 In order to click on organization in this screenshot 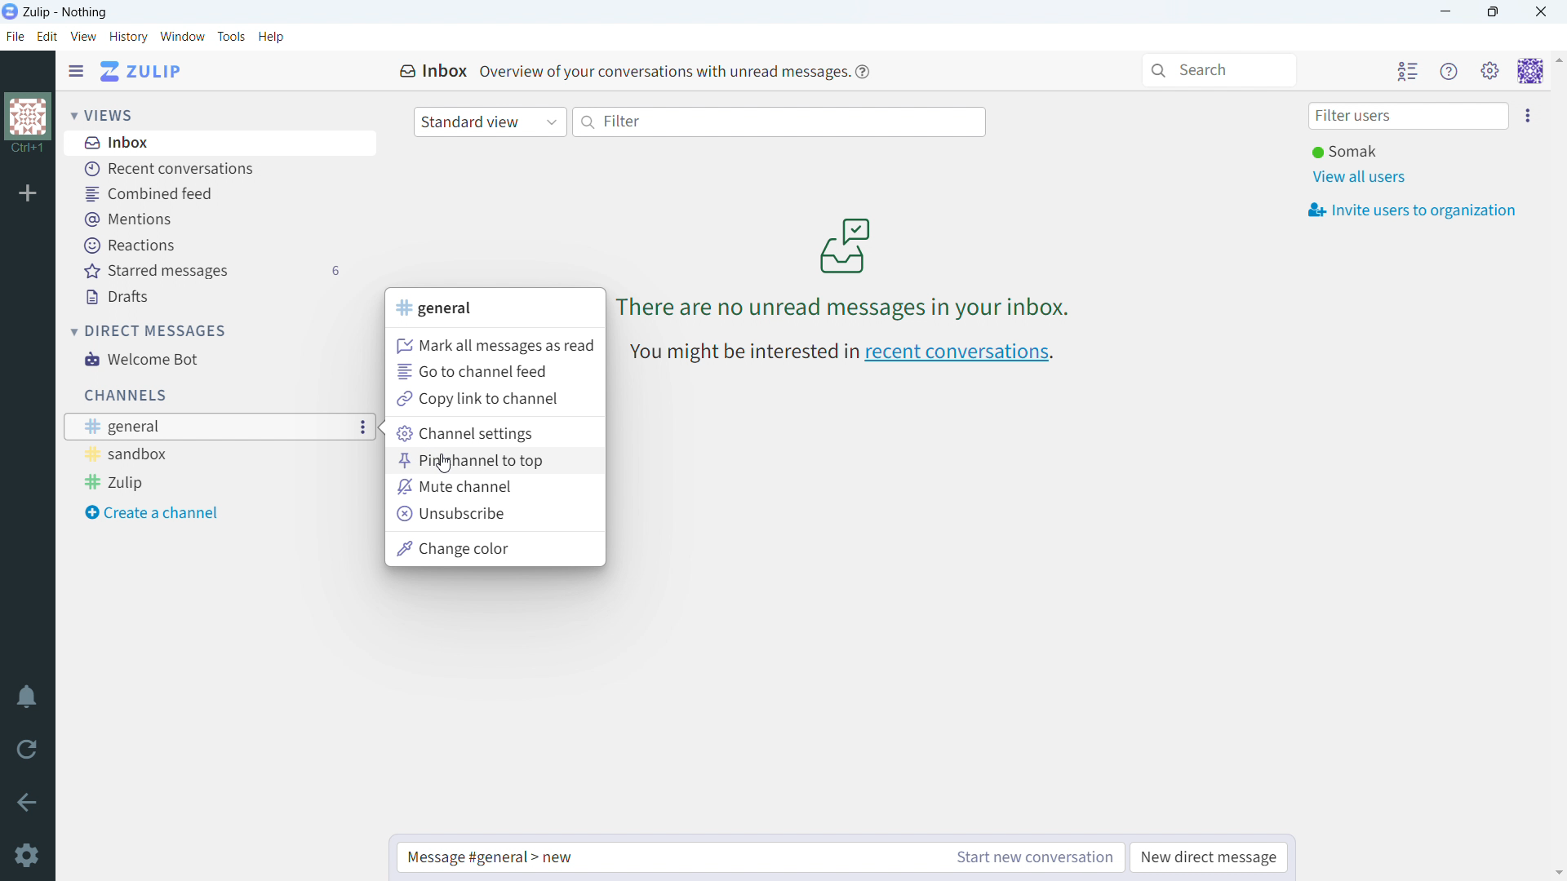, I will do `click(27, 126)`.